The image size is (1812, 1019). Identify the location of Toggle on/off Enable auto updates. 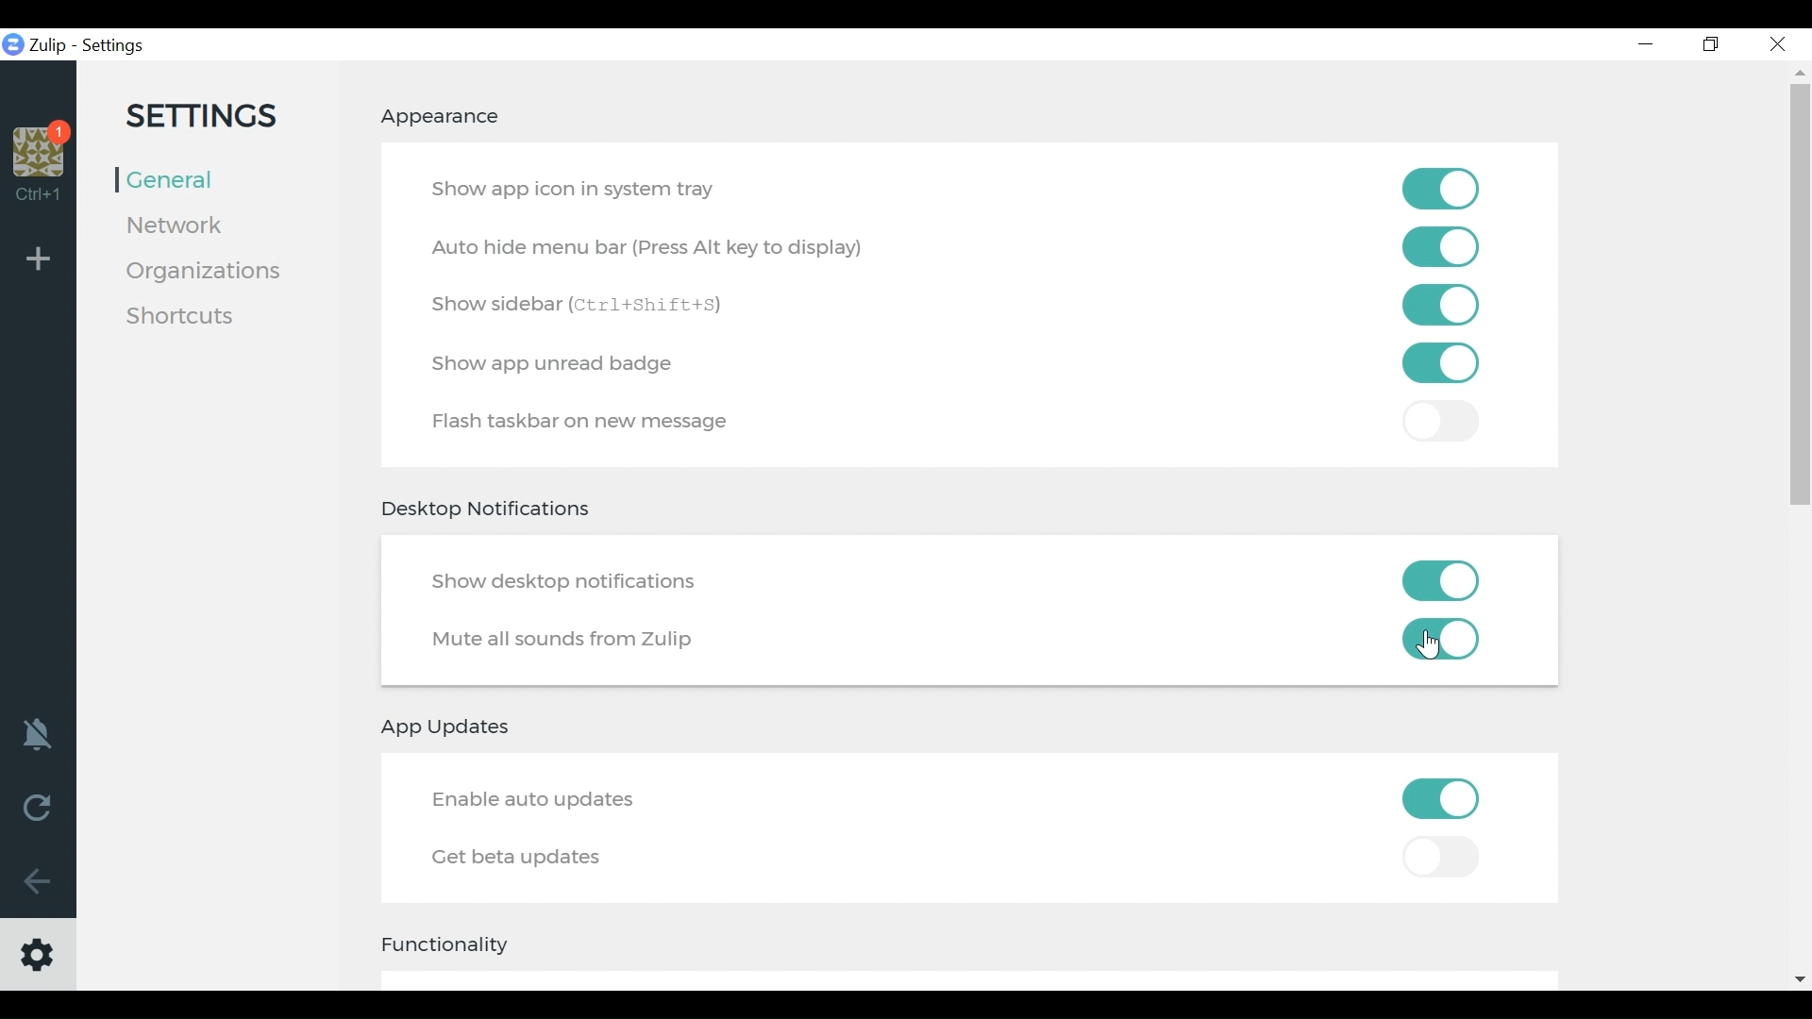
(1440, 798).